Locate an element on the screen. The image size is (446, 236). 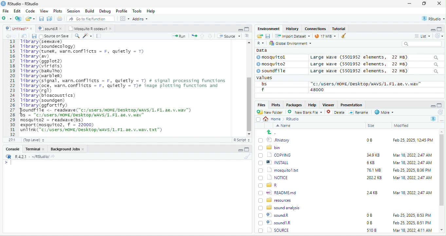
source on Save is located at coordinates (55, 37).